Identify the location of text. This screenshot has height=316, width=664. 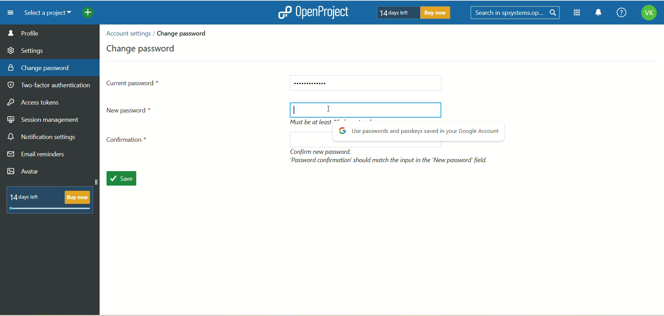
(418, 133).